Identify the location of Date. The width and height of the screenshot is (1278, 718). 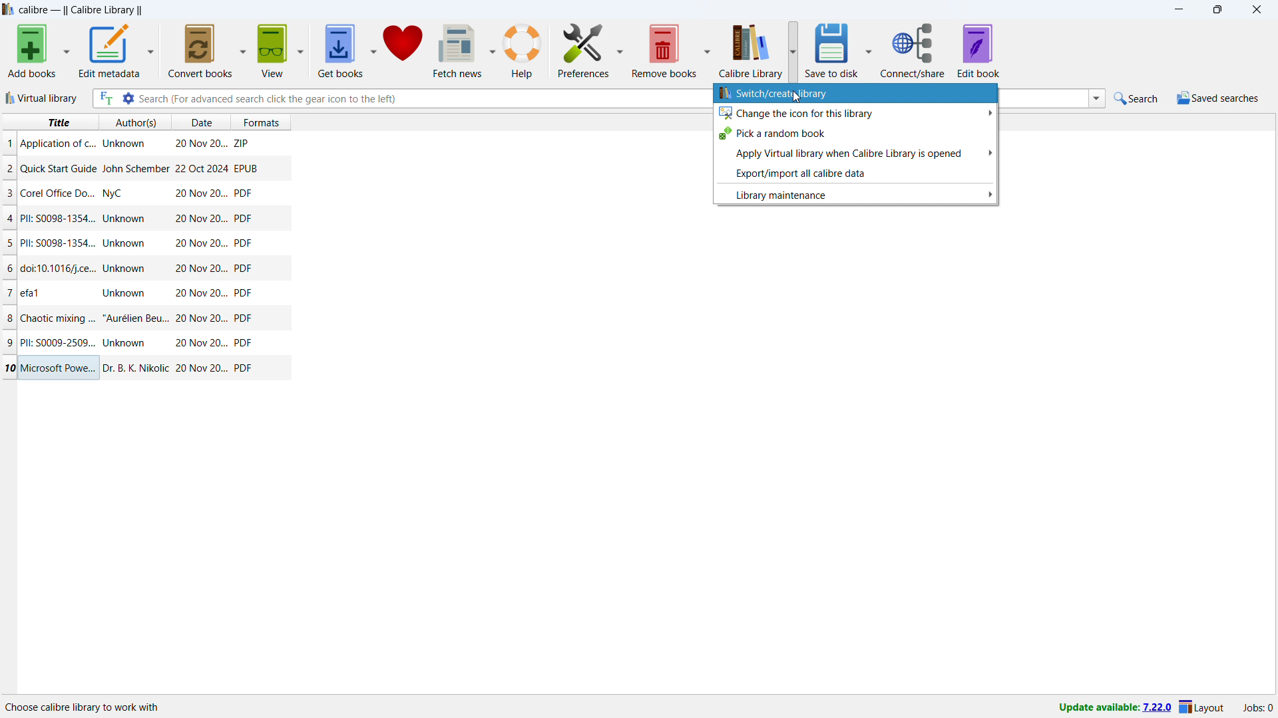
(201, 145).